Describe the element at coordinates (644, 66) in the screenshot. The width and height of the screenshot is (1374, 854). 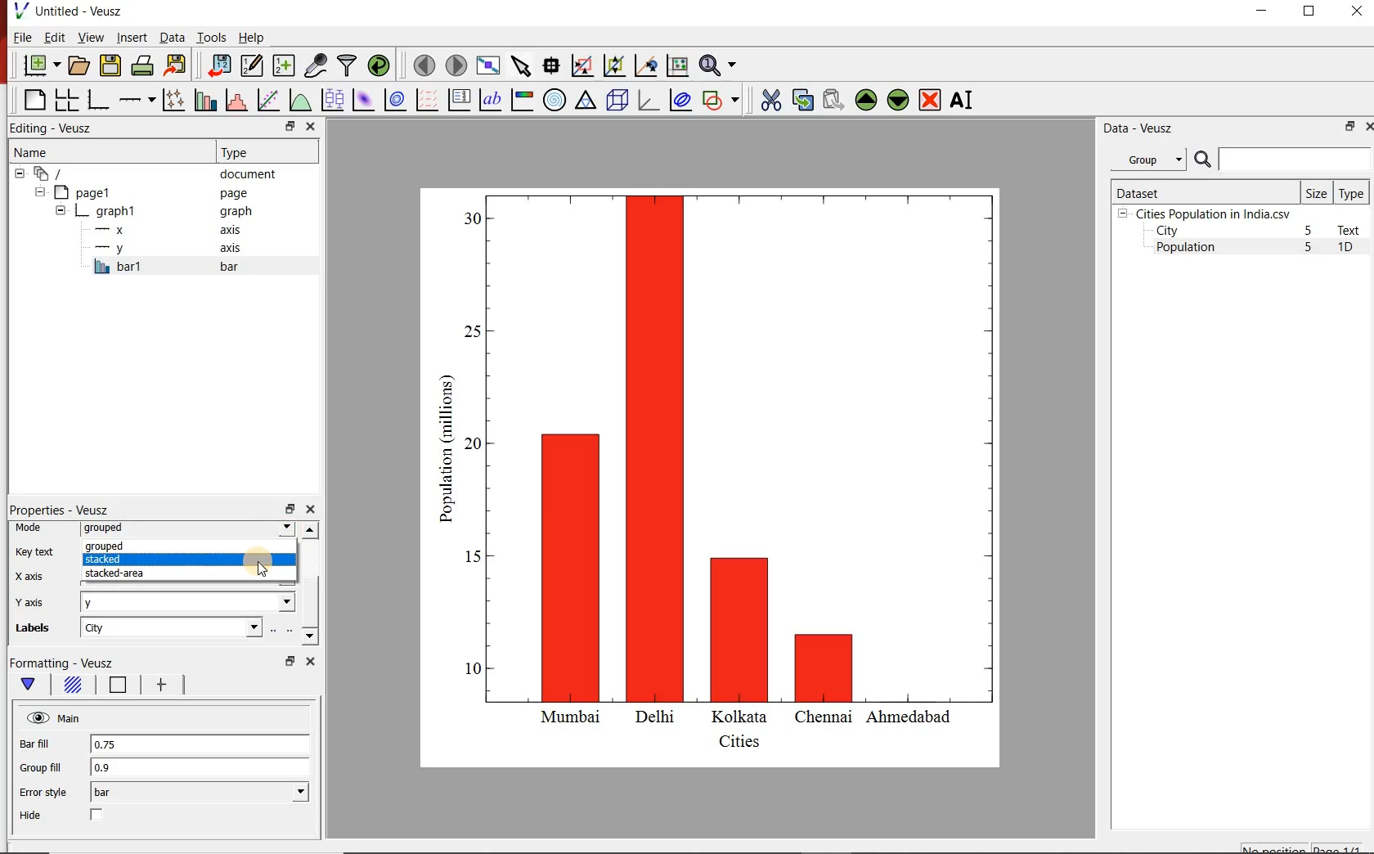
I see `click to recenter graph axes` at that location.